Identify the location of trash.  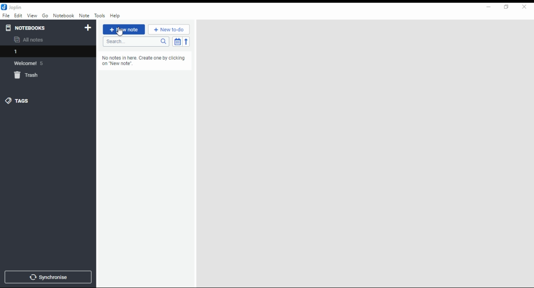
(27, 75).